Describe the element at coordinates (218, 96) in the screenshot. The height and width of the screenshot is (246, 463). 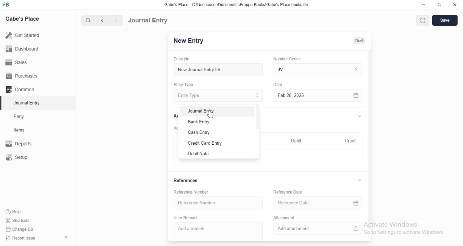
I see `Entry Type` at that location.